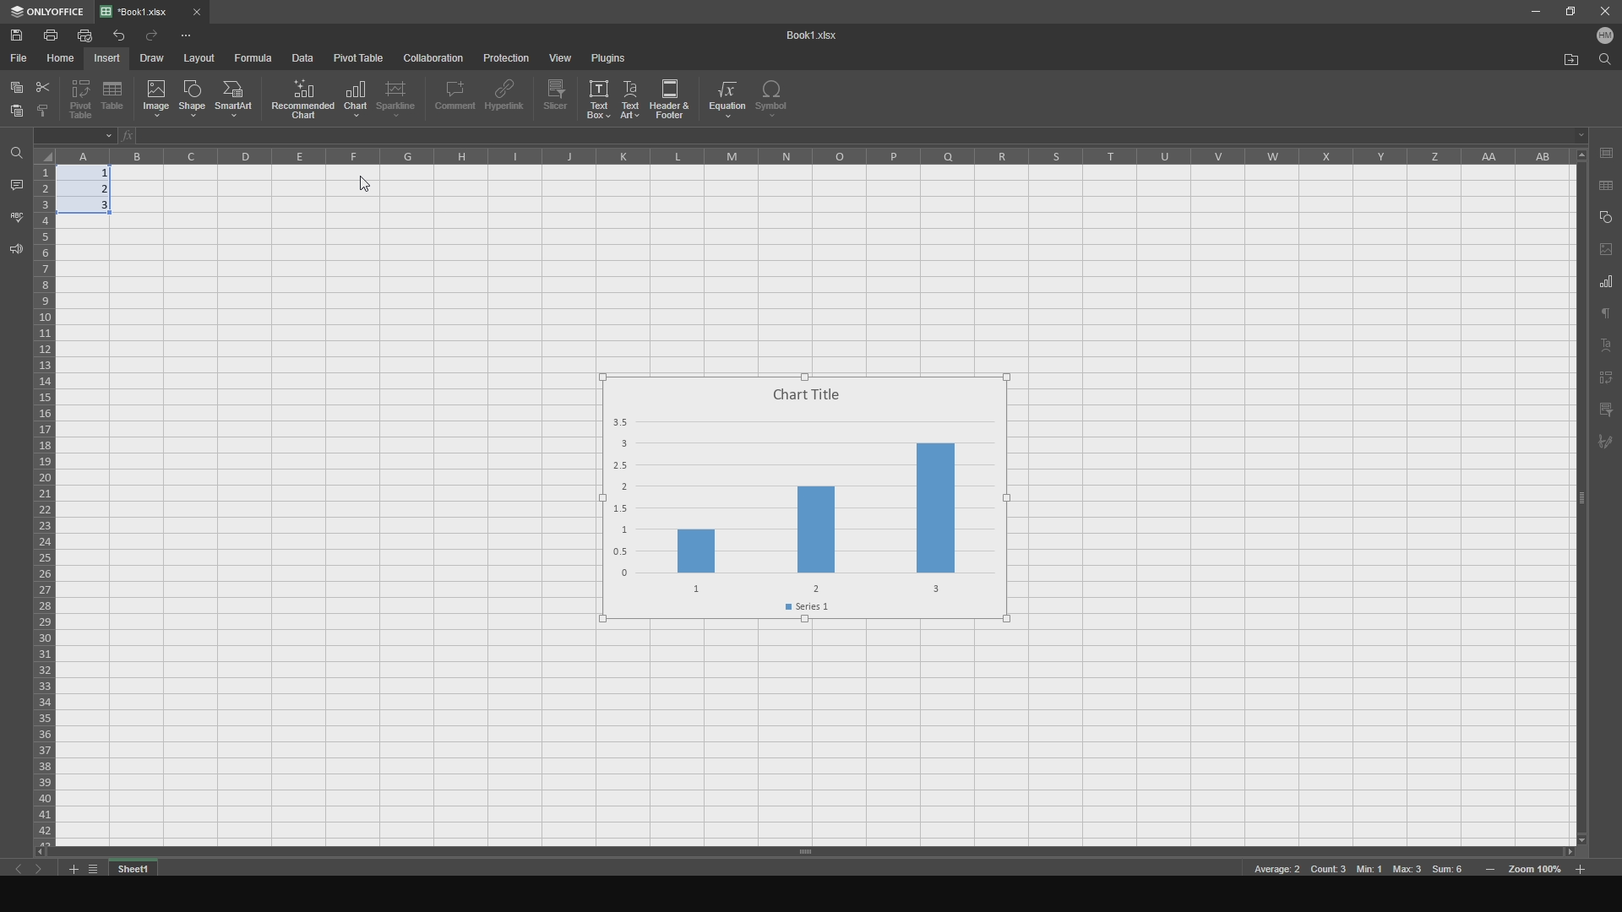 The width and height of the screenshot is (1622, 912). I want to click on sheet, so click(136, 868).